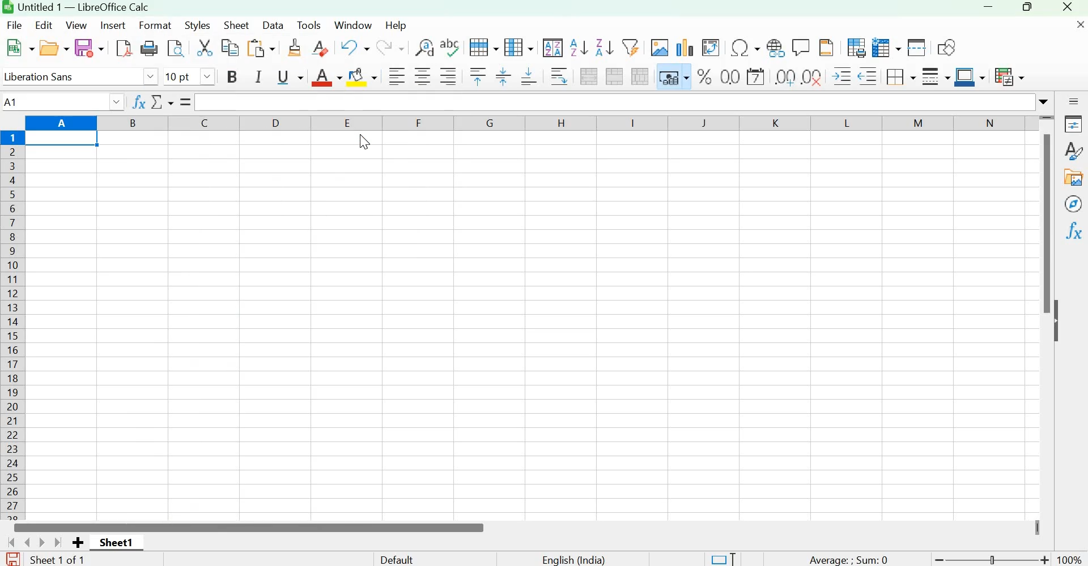  I want to click on Save, so click(89, 48).